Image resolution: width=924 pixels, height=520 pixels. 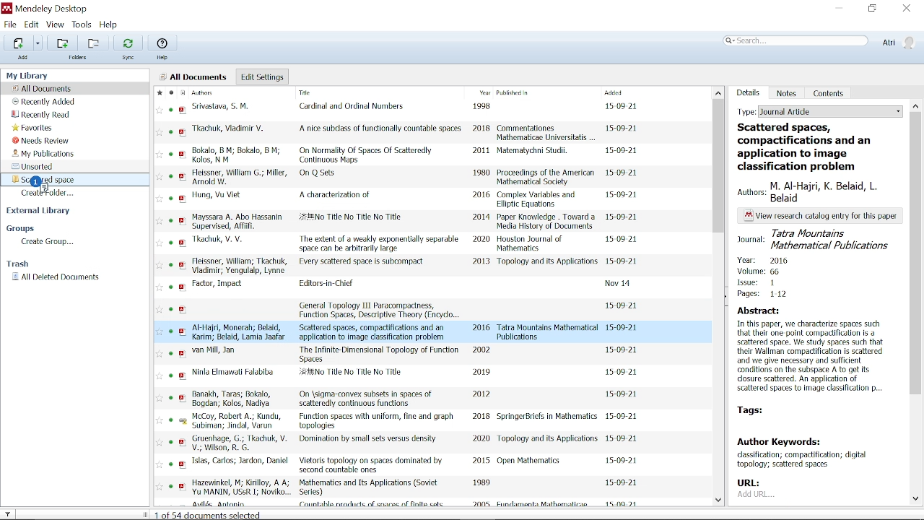 I want to click on Houston Journal of
Mathematics., so click(x=534, y=244).